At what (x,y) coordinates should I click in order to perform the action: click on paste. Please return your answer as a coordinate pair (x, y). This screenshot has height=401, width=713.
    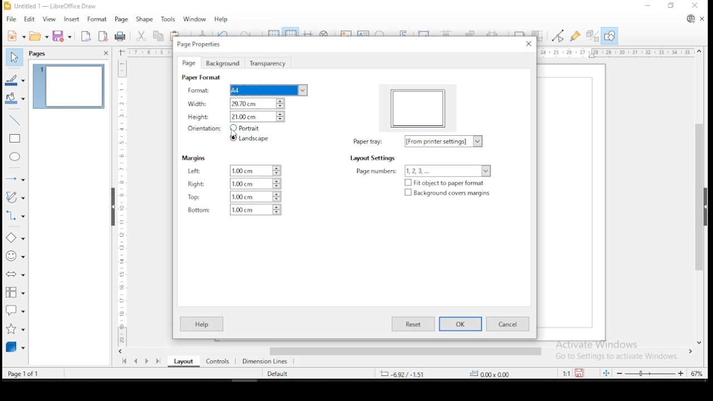
    Looking at the image, I should click on (178, 33).